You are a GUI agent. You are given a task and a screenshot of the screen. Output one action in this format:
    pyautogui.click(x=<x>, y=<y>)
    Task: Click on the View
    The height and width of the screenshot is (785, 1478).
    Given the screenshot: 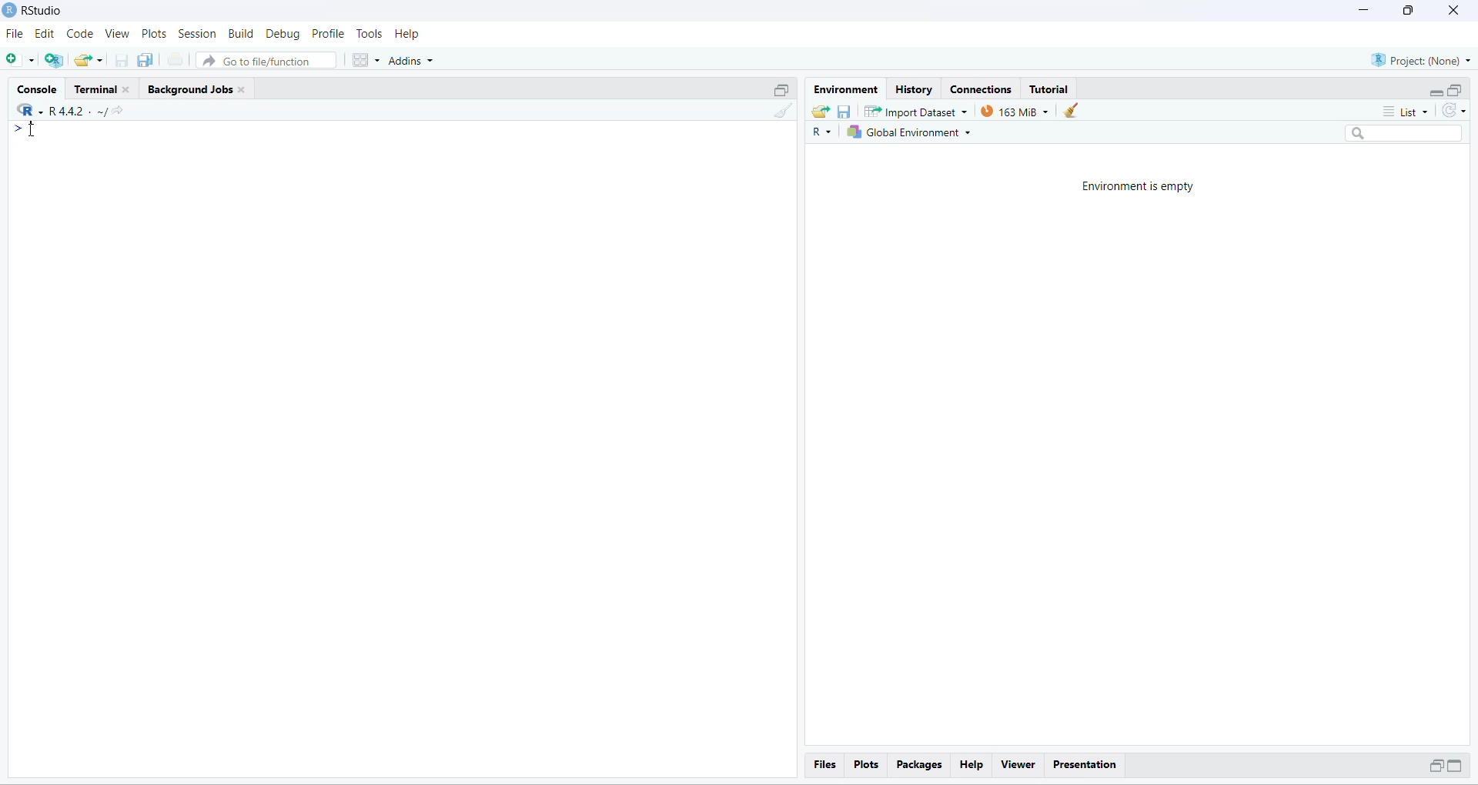 What is the action you would take?
    pyautogui.click(x=117, y=34)
    